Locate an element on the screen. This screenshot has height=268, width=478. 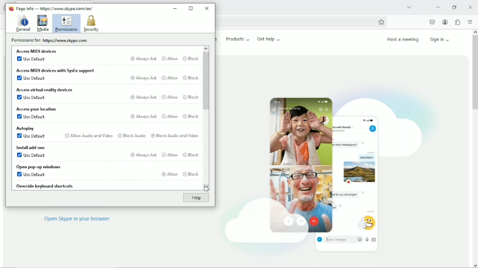
Use default is located at coordinates (32, 79).